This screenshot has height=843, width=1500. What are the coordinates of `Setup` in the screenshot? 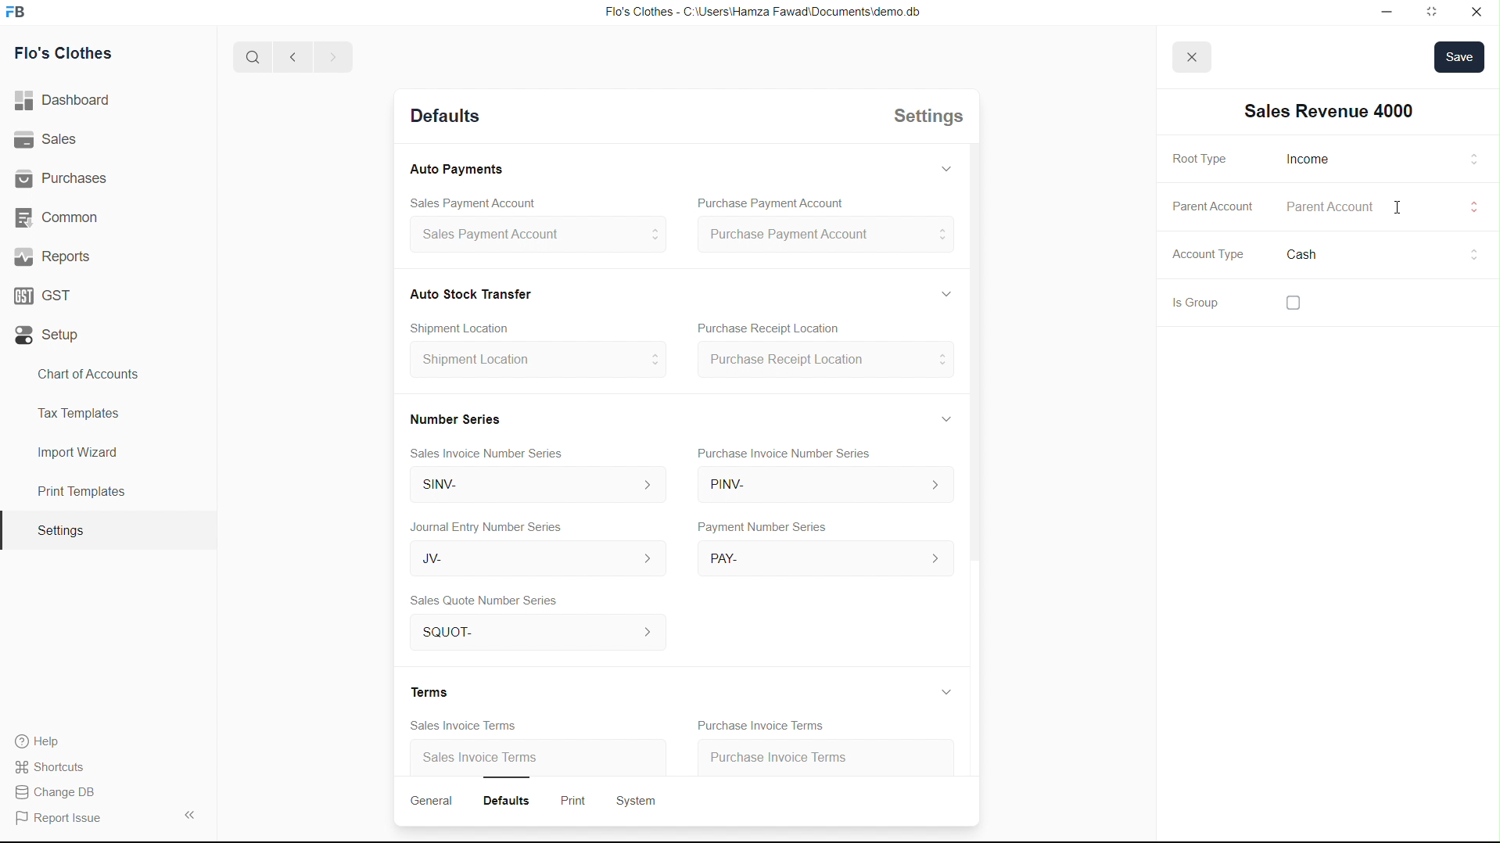 It's located at (51, 335).